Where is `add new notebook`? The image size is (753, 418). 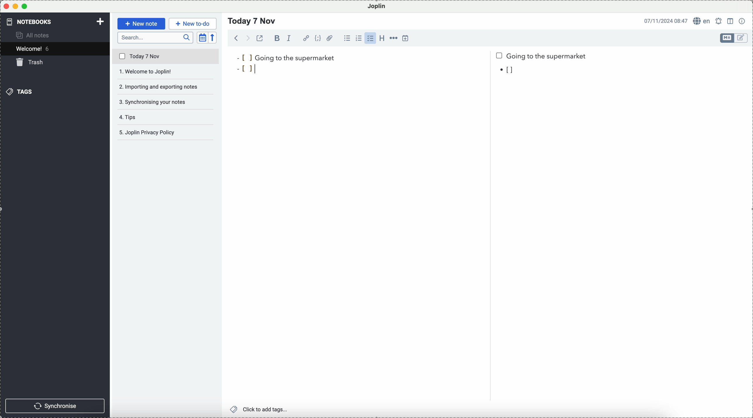
add new notebook is located at coordinates (100, 22).